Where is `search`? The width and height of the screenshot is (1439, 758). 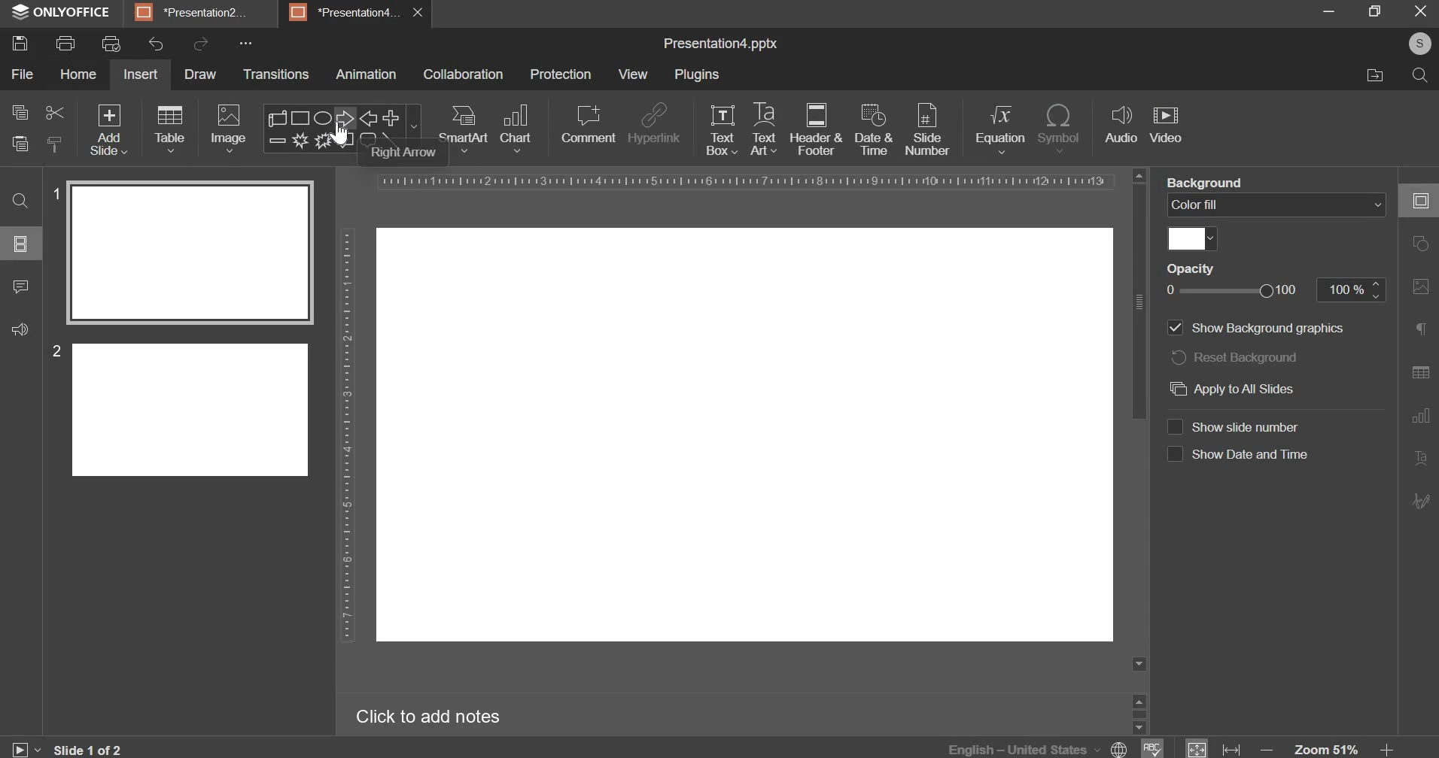
search is located at coordinates (1416, 74).